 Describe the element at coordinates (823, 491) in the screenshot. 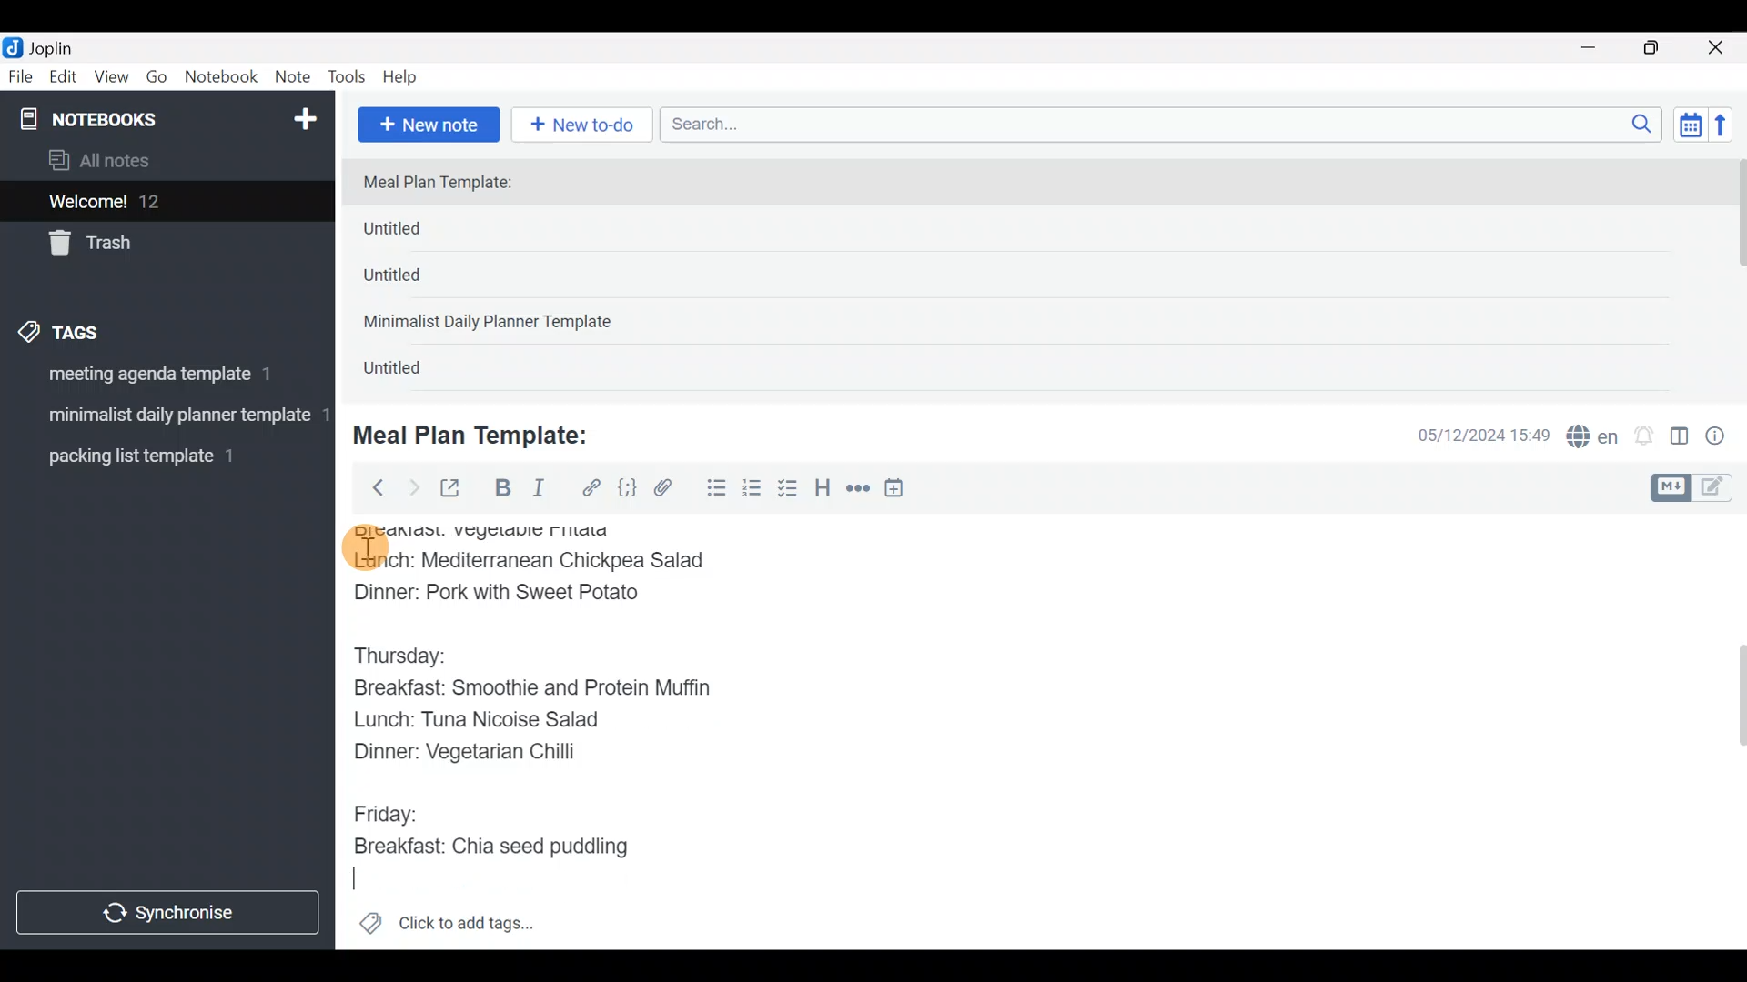

I see `Heading` at that location.